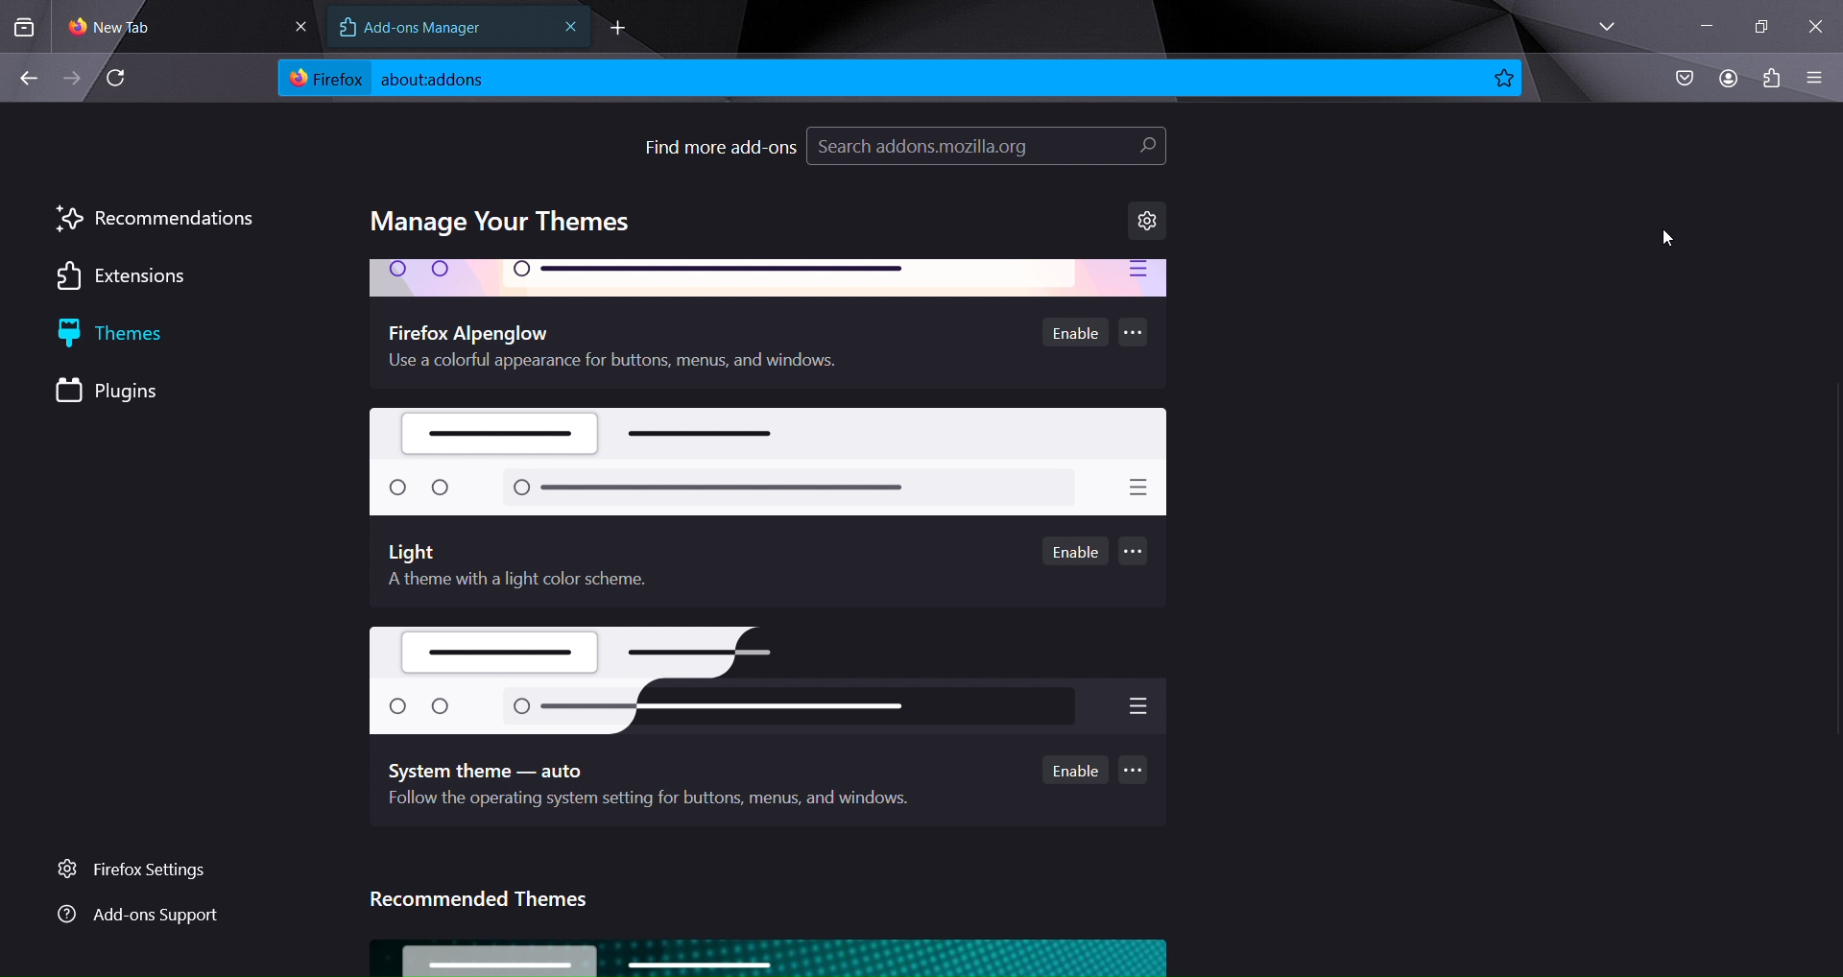  What do you see at coordinates (770, 278) in the screenshot?
I see `firefox alpenglow` at bounding box center [770, 278].